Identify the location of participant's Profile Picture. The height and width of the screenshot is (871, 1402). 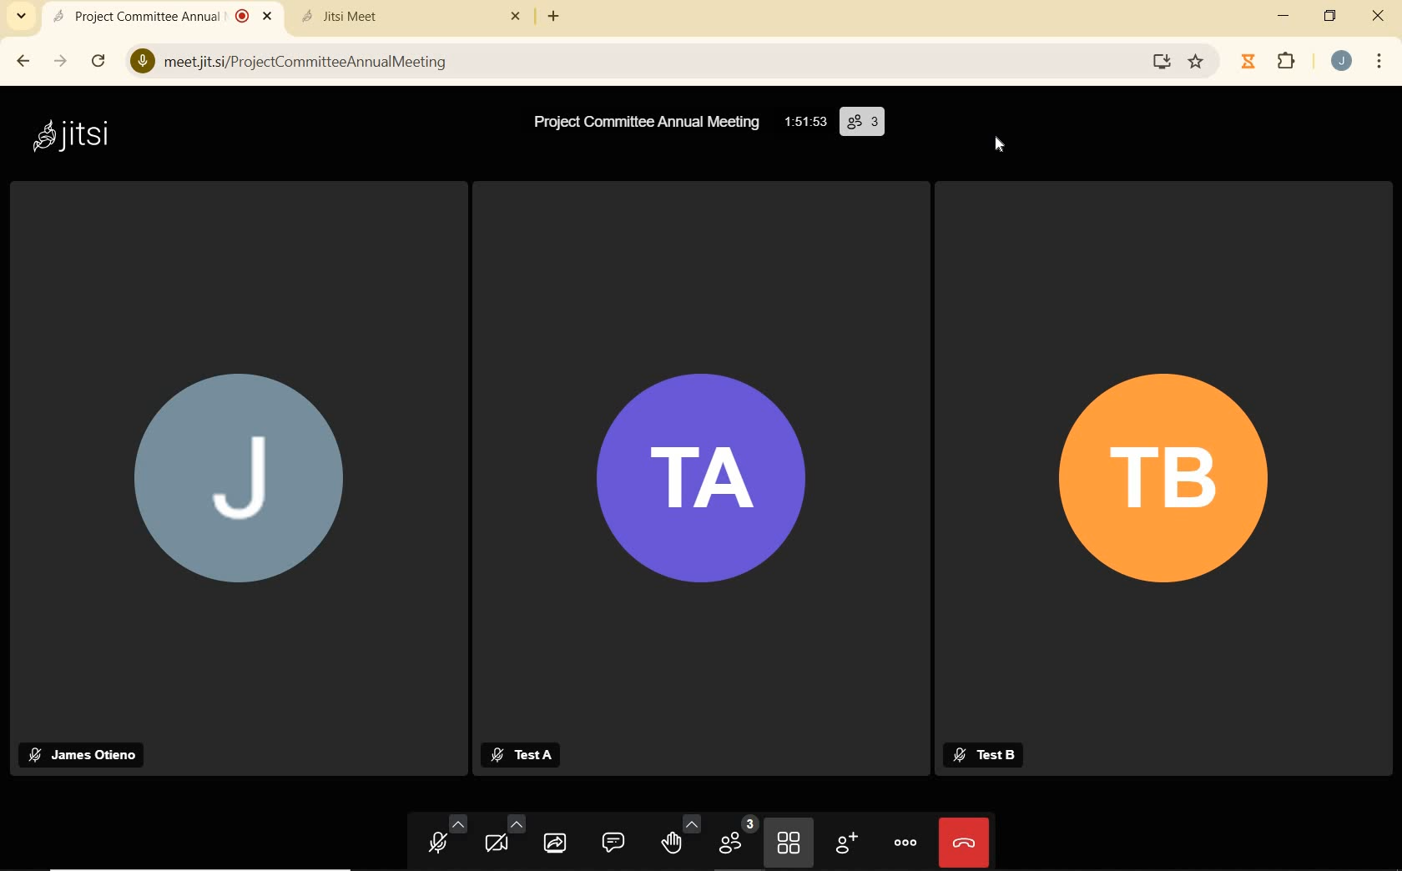
(693, 484).